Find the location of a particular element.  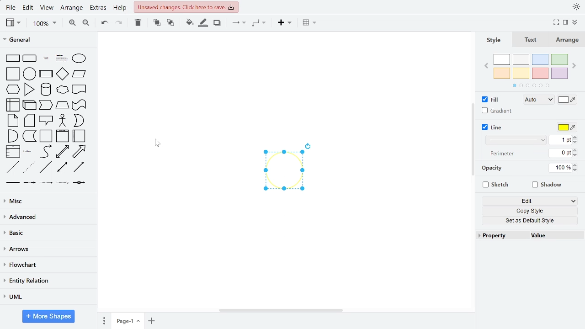

line is located at coordinates (47, 168).